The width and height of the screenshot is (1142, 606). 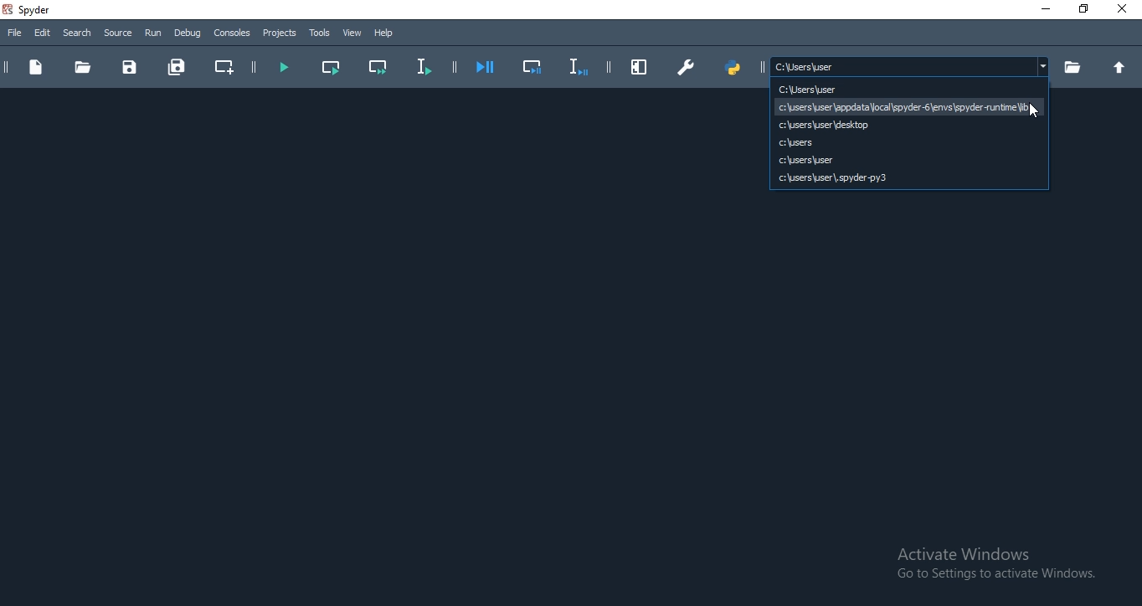 What do you see at coordinates (176, 64) in the screenshot?
I see `save all` at bounding box center [176, 64].